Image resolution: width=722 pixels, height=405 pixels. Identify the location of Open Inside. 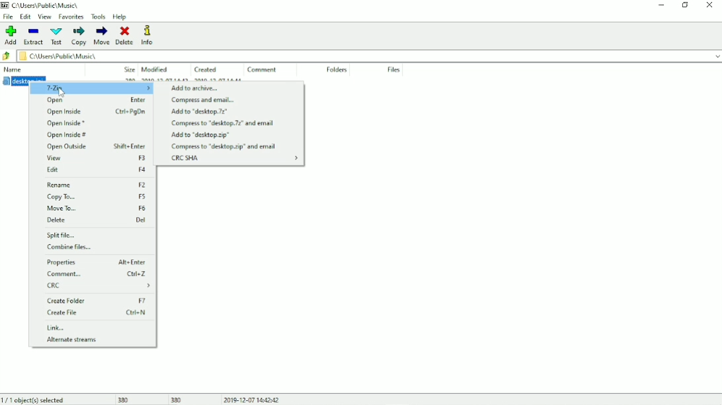
(96, 111).